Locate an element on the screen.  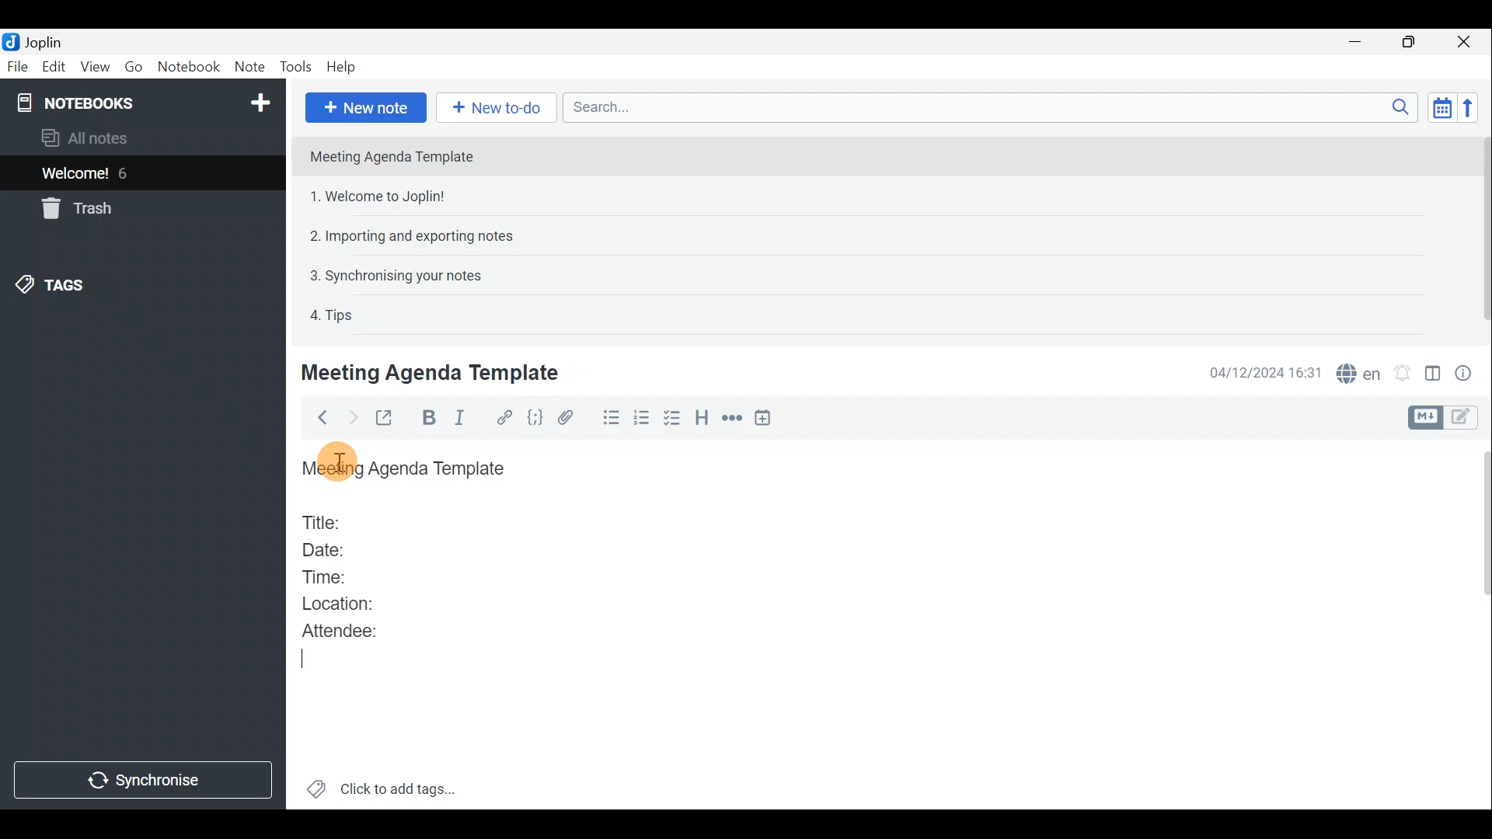
New to-do is located at coordinates (495, 106).